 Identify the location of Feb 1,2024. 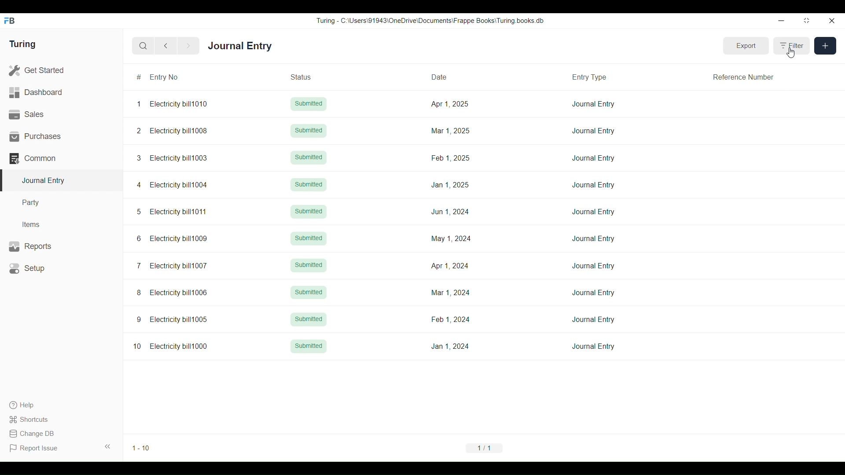
(450, 319).